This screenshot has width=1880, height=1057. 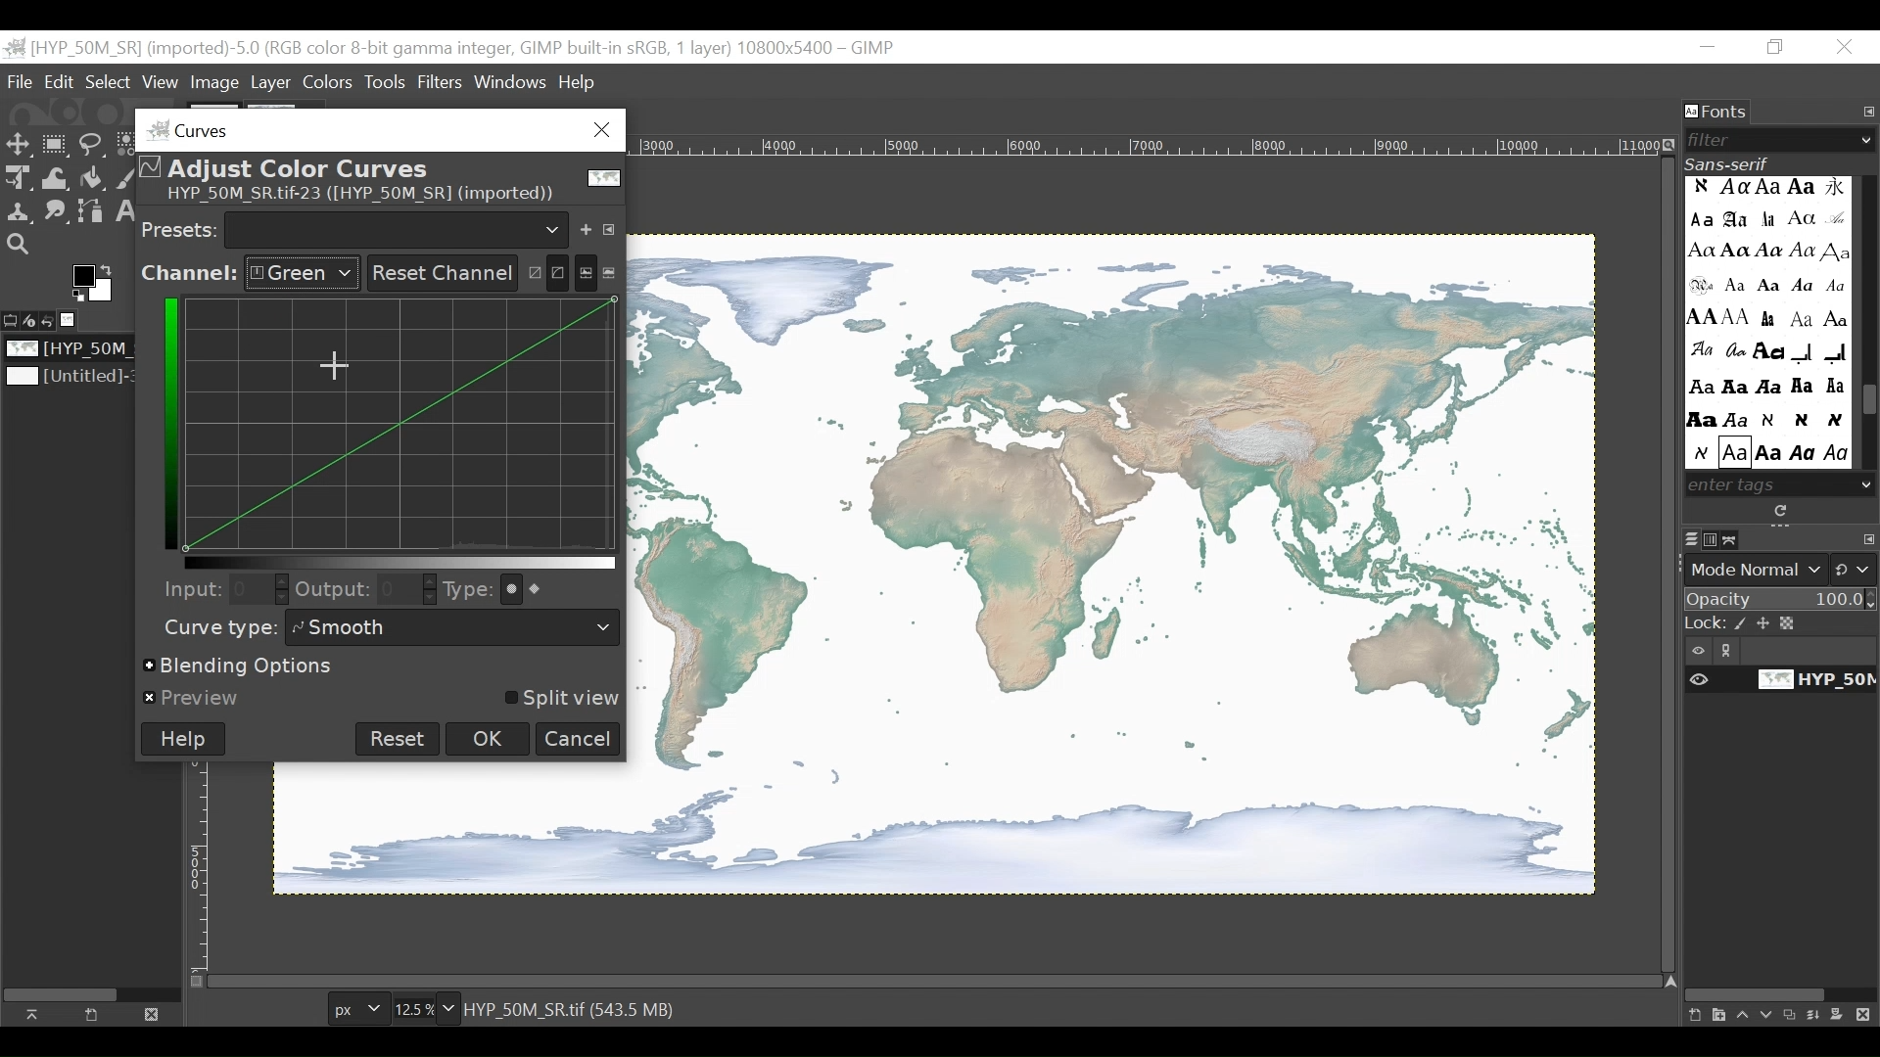 I want to click on Image, so click(x=216, y=83).